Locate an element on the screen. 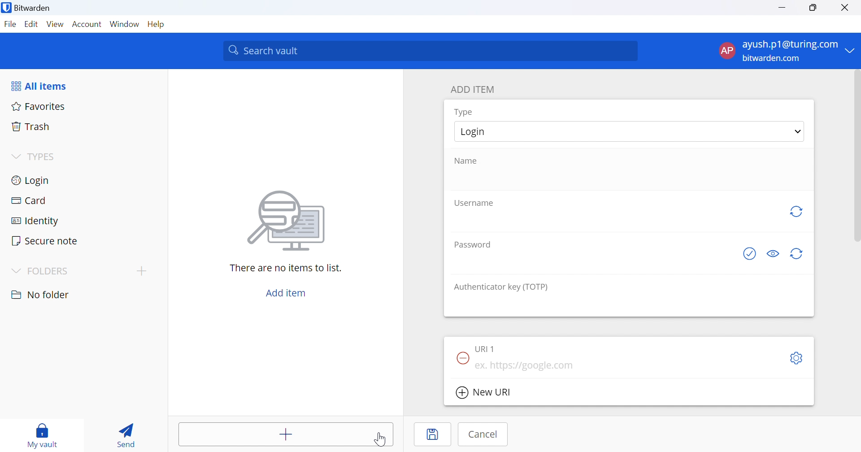 The image size is (861, 452). scrollbar is located at coordinates (855, 157).